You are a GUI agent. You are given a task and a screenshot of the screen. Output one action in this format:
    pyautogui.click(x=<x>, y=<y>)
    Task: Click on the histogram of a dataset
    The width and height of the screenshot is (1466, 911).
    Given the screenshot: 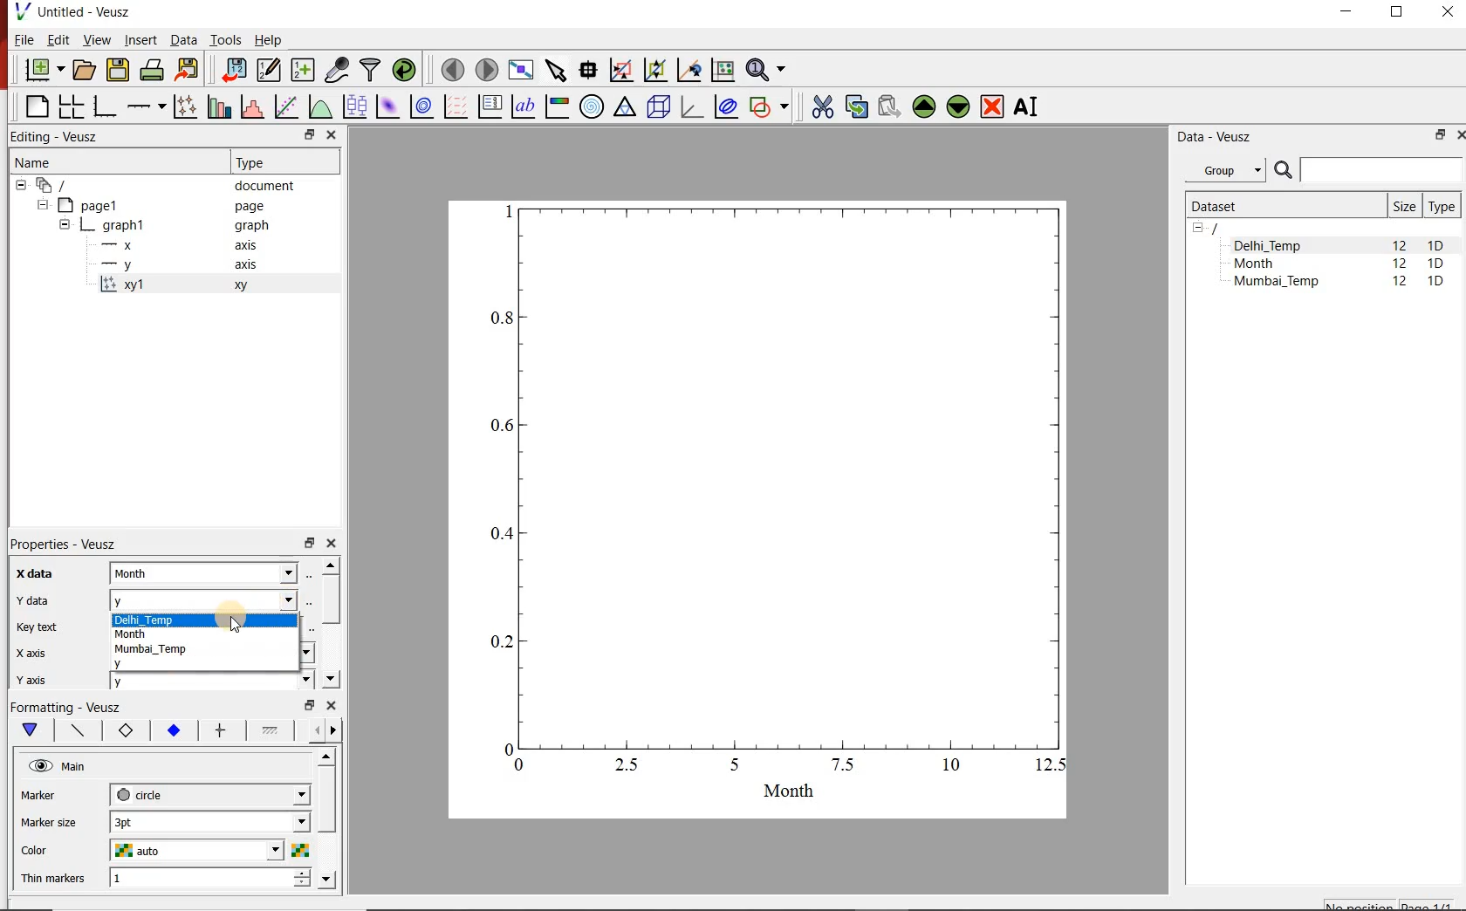 What is the action you would take?
    pyautogui.click(x=251, y=106)
    